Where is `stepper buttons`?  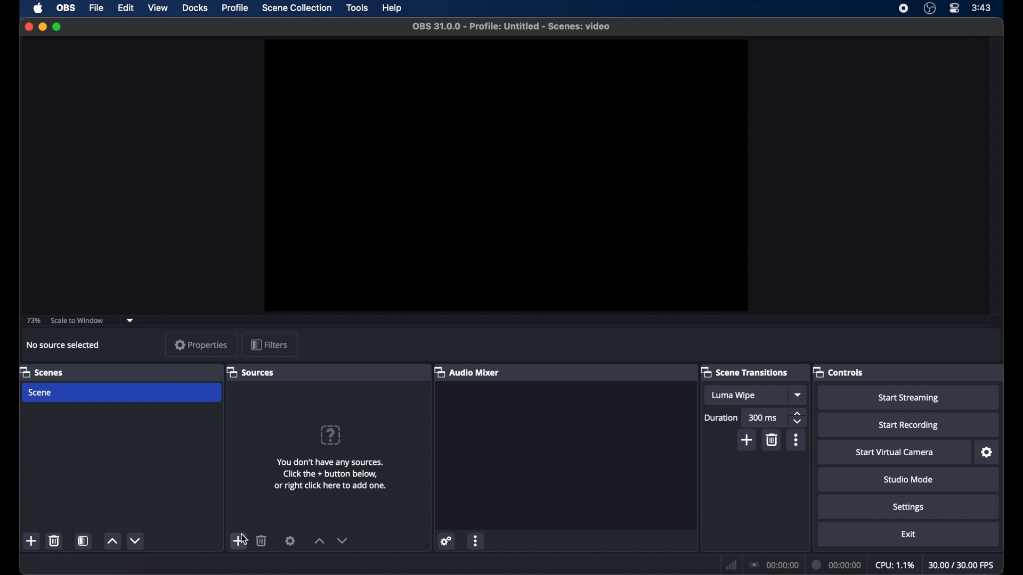 stepper buttons is located at coordinates (797, 417).